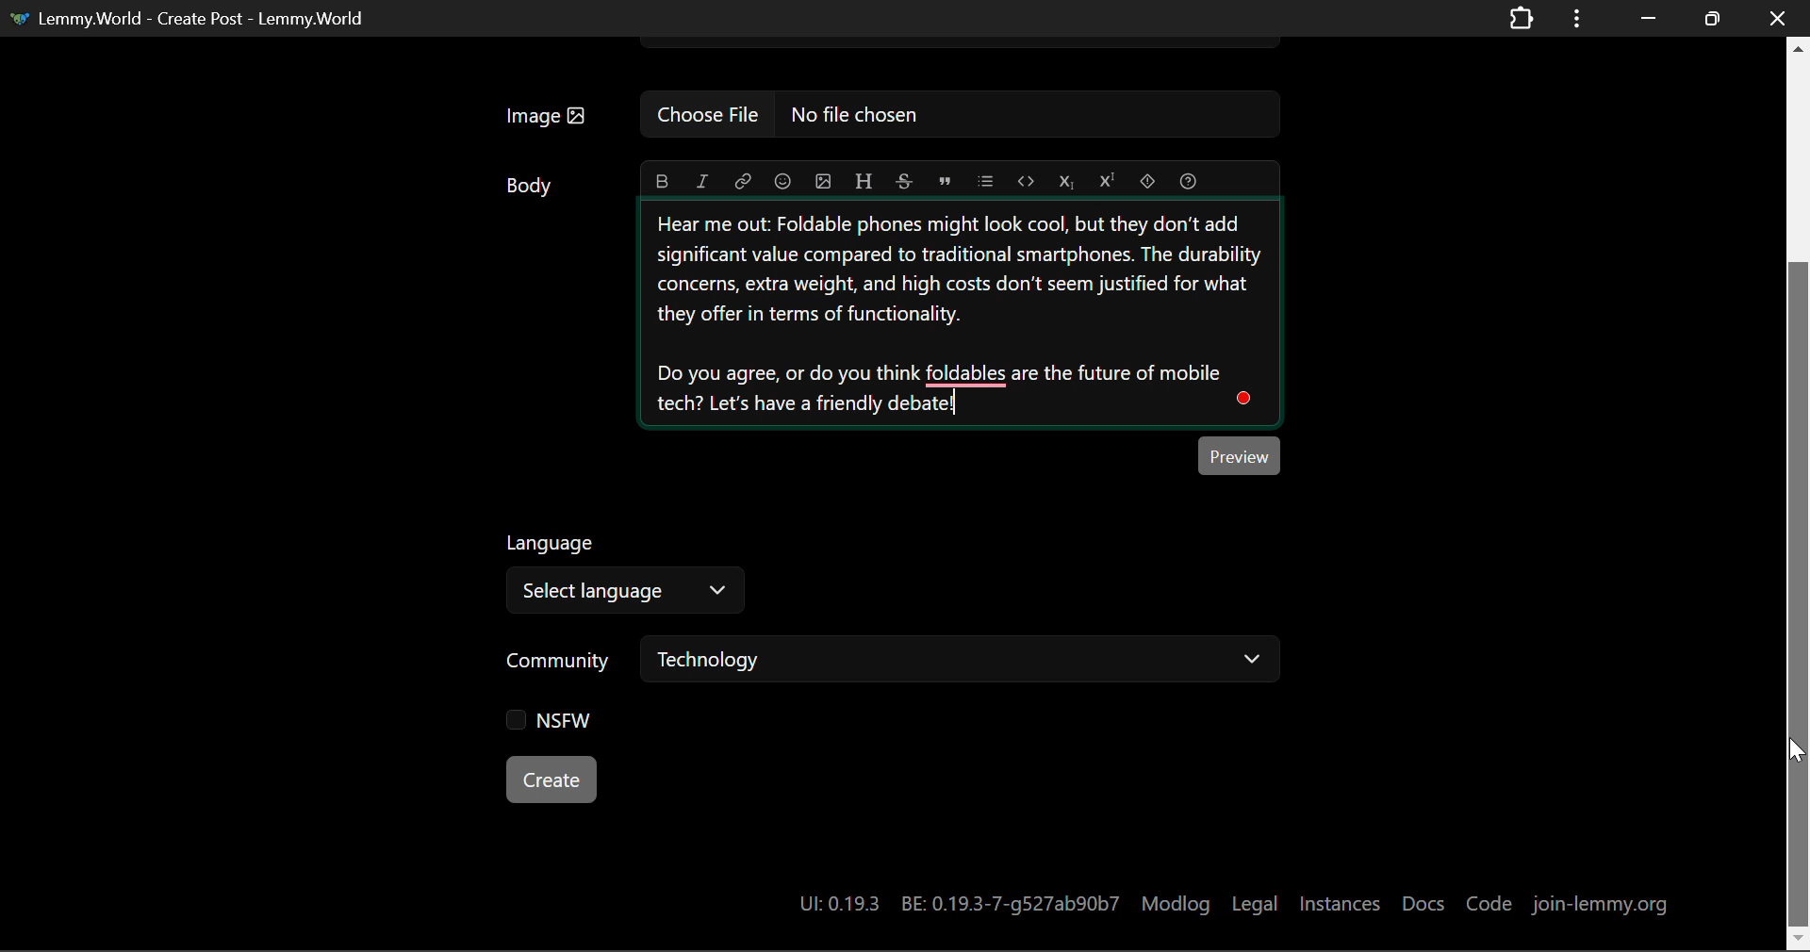 The width and height of the screenshot is (1810, 952). I want to click on Instances, so click(1341, 899).